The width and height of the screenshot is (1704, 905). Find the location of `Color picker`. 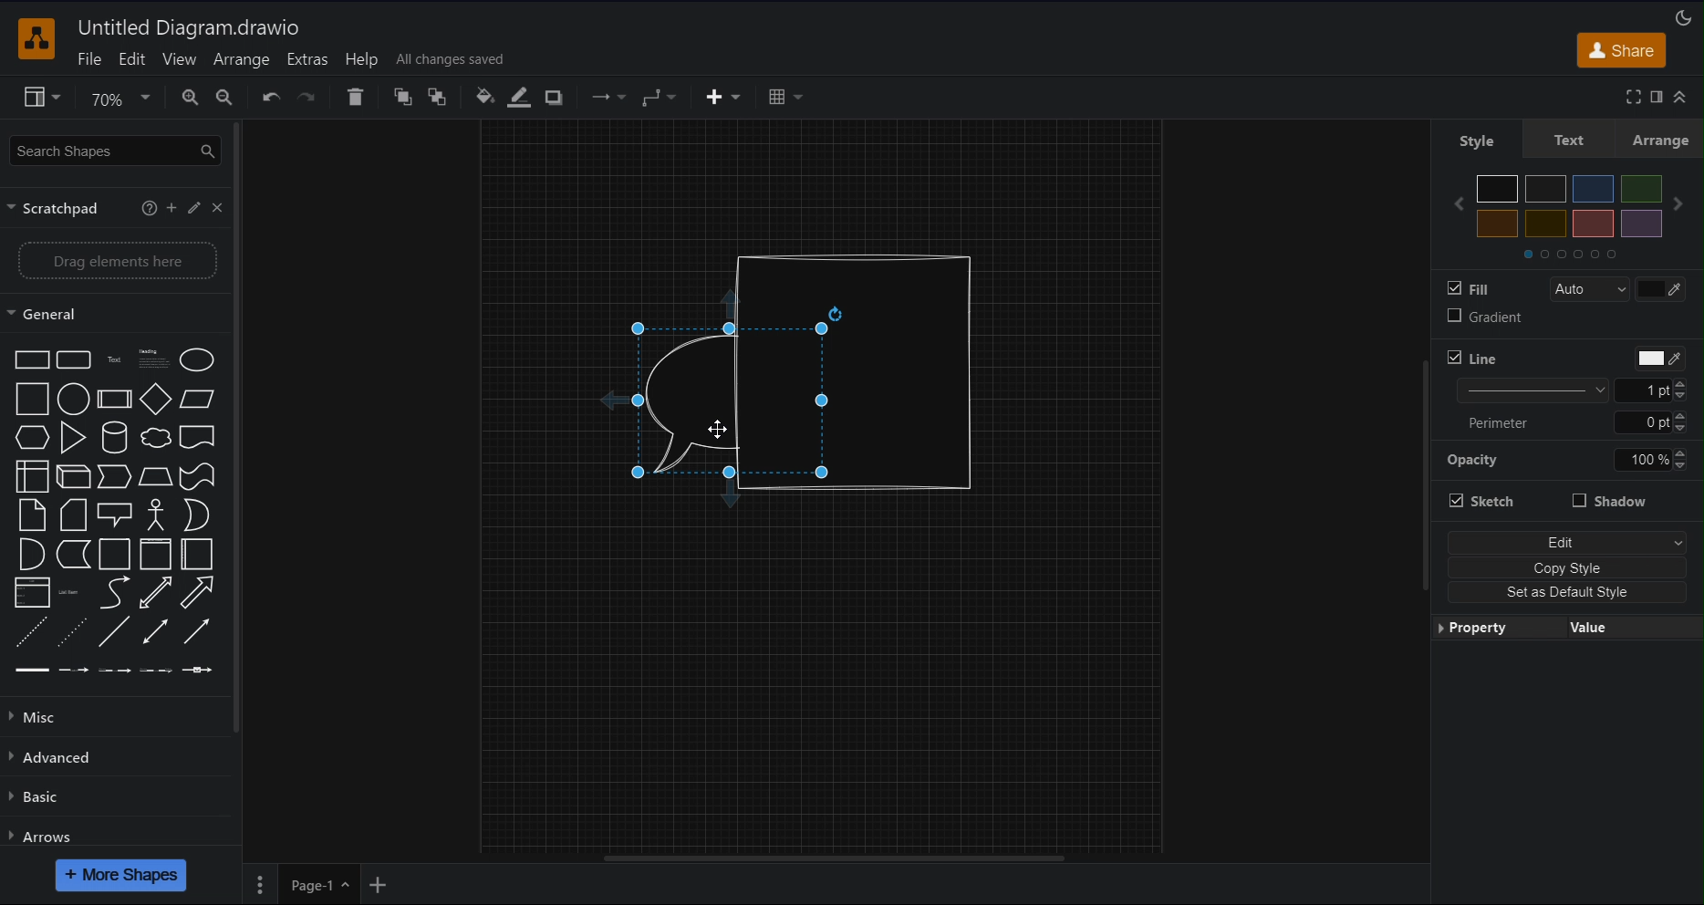

Color picker is located at coordinates (1660, 289).